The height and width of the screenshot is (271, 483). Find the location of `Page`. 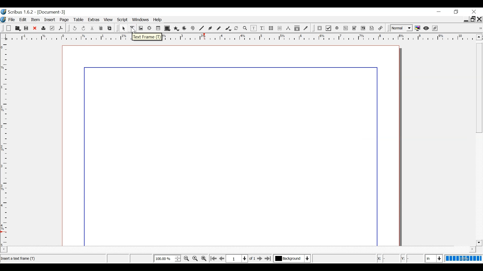

Page is located at coordinates (64, 20).